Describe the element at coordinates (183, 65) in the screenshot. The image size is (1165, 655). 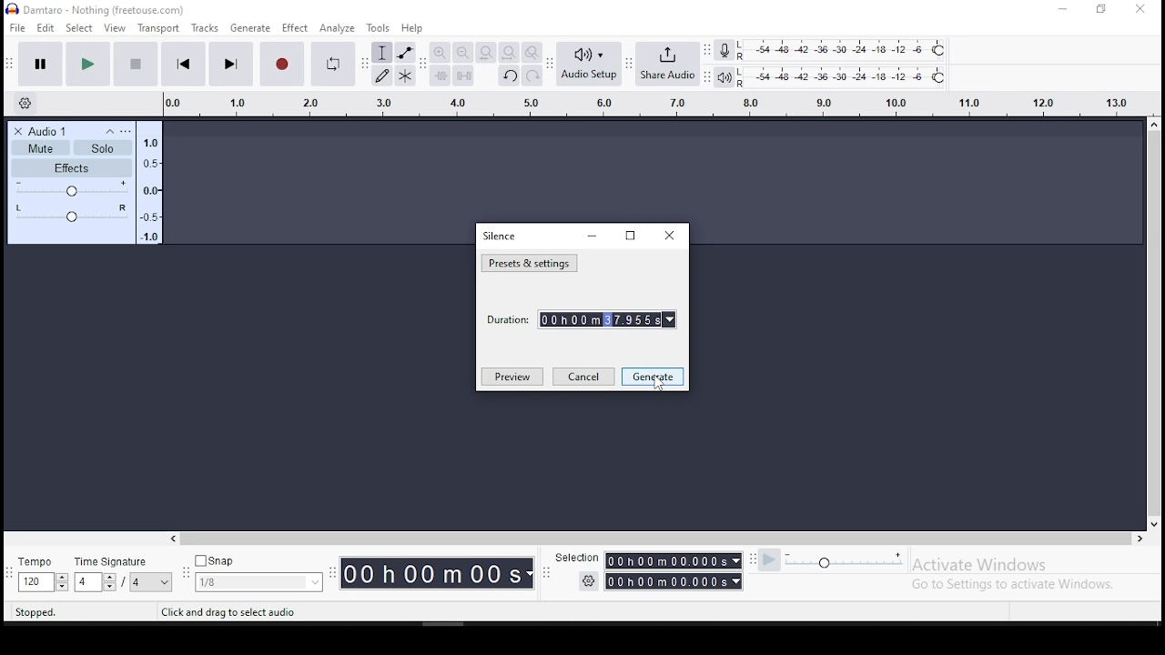
I see `skip to start` at that location.